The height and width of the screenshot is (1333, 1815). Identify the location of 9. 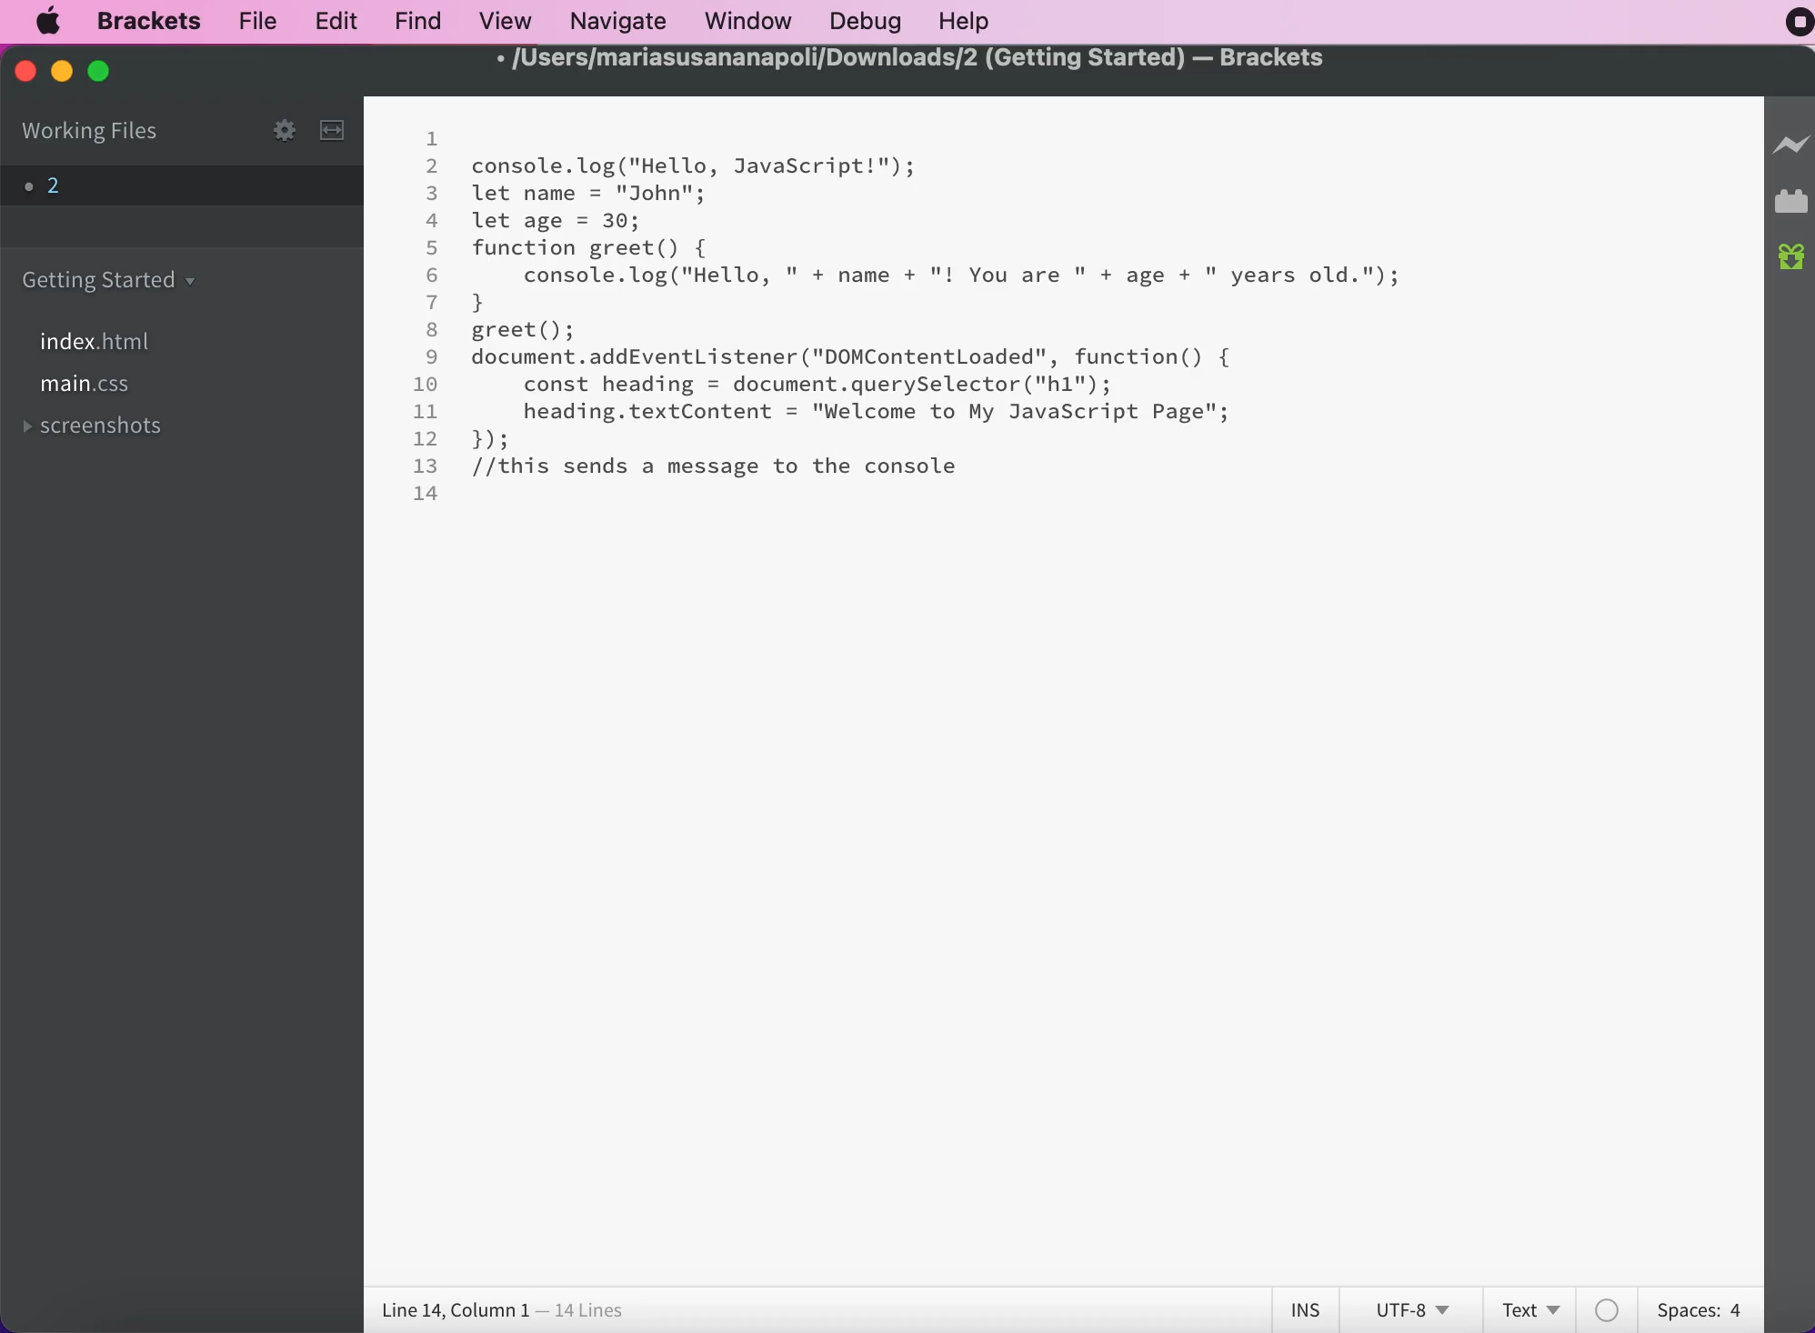
(433, 357).